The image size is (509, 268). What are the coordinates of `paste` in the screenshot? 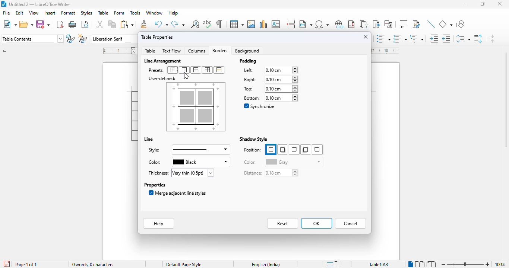 It's located at (127, 24).